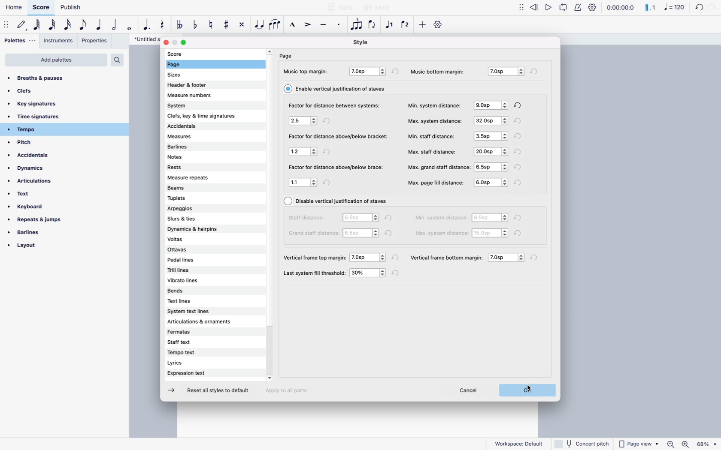 The width and height of the screenshot is (721, 450). What do you see at coordinates (436, 183) in the screenshot?
I see `max page fill distance` at bounding box center [436, 183].